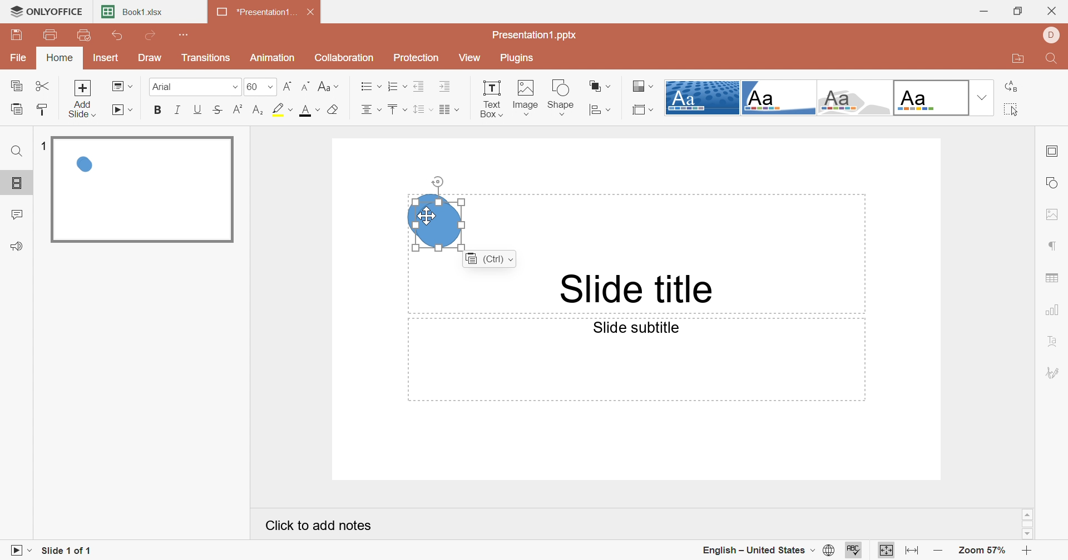  Describe the element at coordinates (644, 109) in the screenshot. I see `Select slide size` at that location.